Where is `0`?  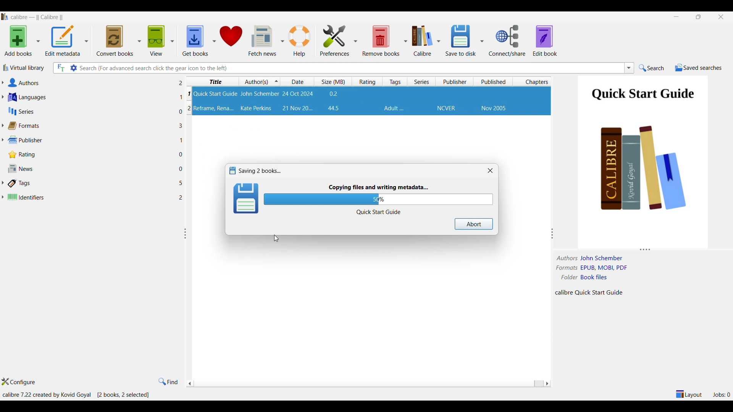
0 is located at coordinates (181, 169).